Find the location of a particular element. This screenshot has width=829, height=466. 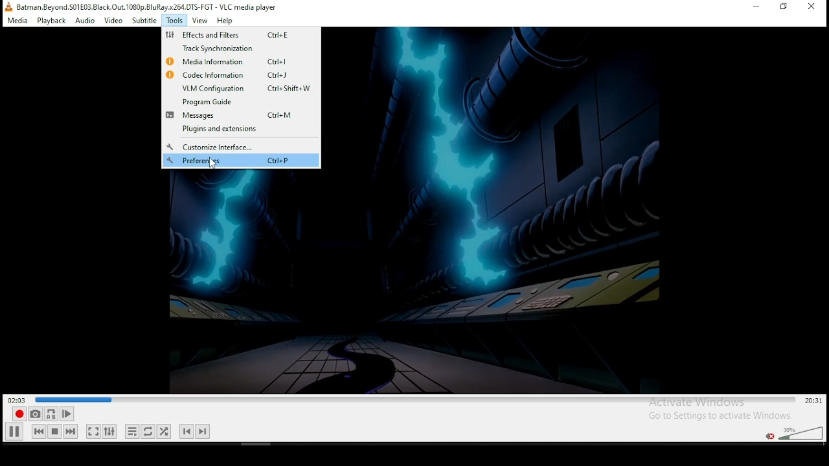

program guide is located at coordinates (241, 102).